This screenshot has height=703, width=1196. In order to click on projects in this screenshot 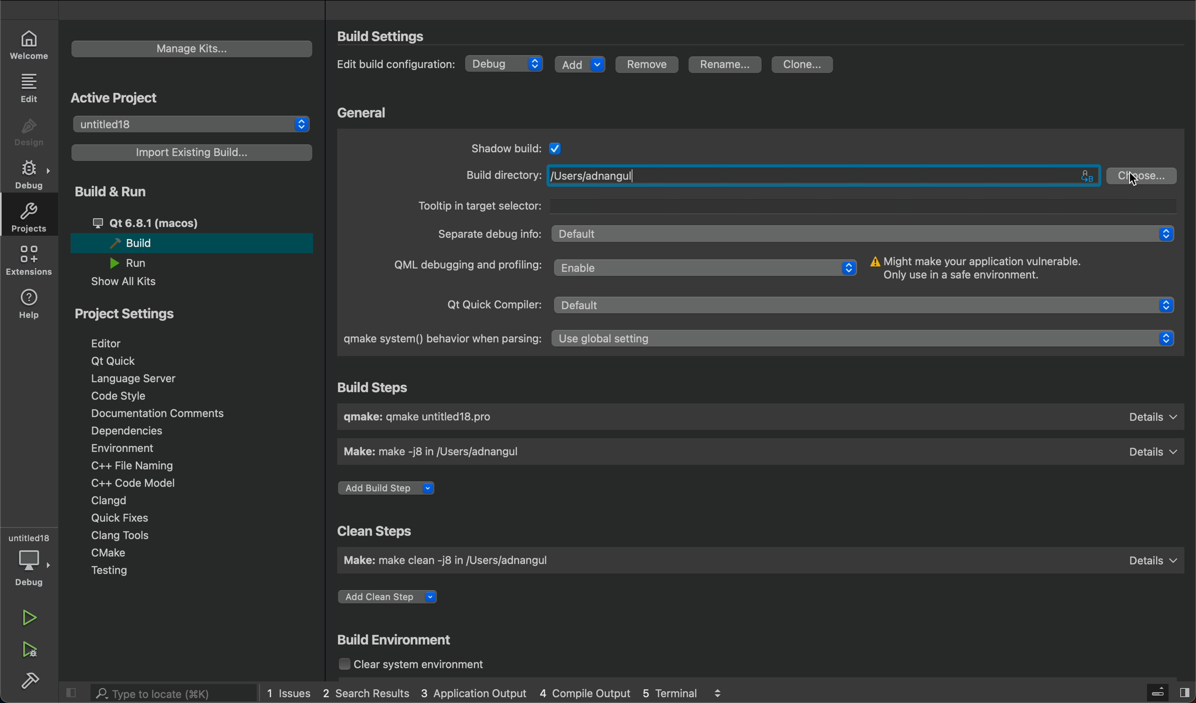, I will do `click(28, 220)`.